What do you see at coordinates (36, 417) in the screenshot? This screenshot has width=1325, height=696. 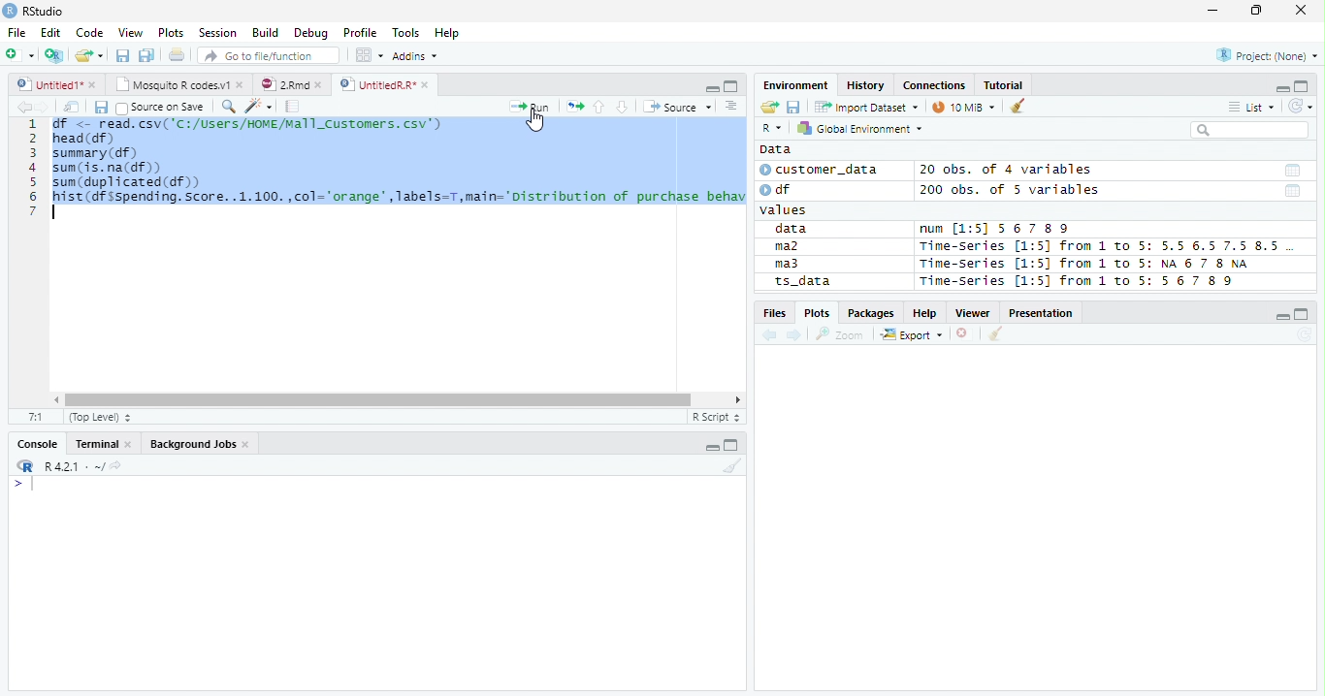 I see `1:1` at bounding box center [36, 417].